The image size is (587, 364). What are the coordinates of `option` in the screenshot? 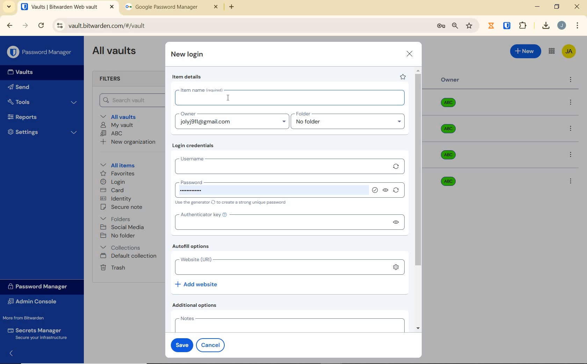 It's located at (572, 103).